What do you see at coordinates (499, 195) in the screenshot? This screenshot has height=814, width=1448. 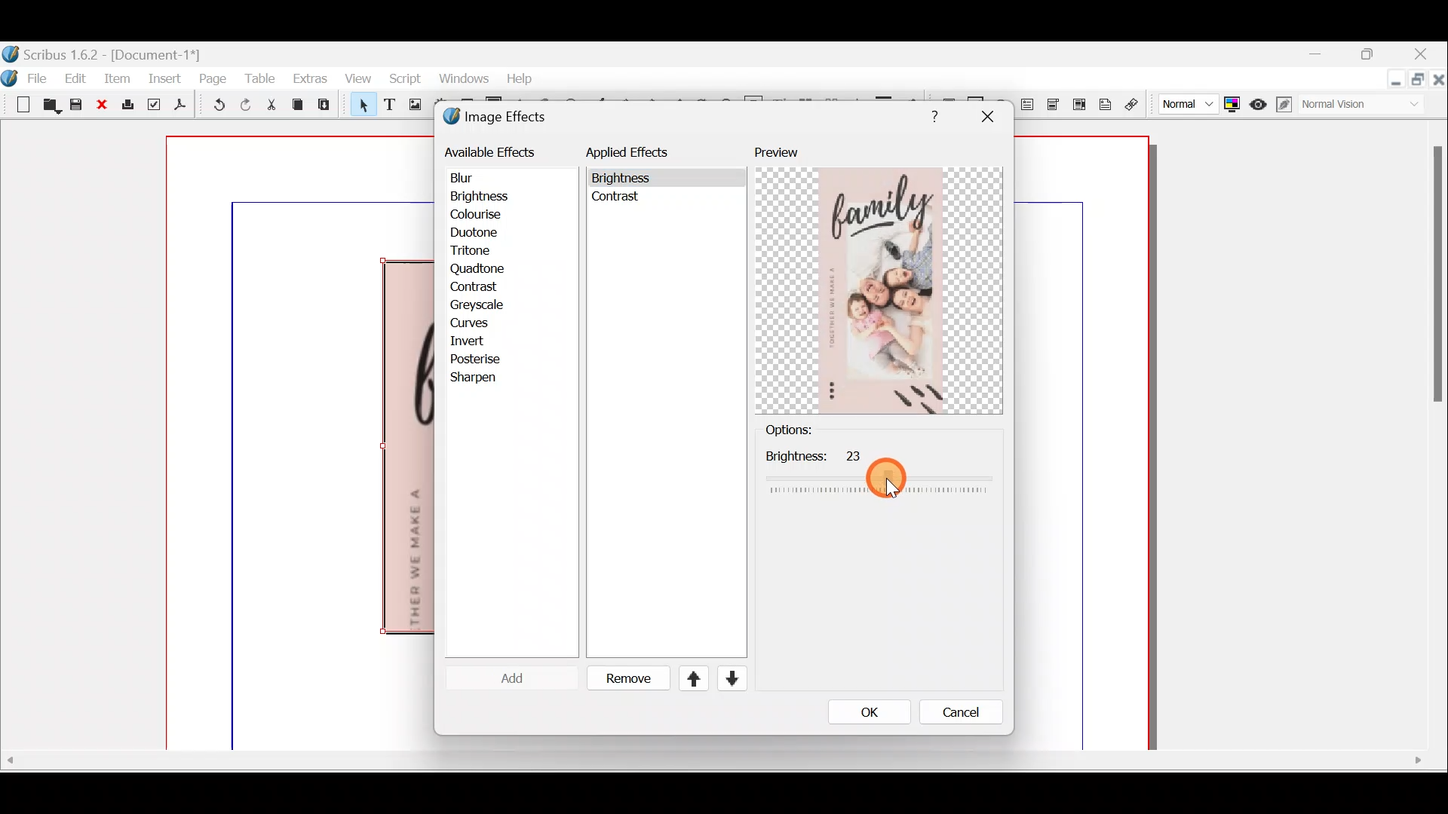 I see `Brightness` at bounding box center [499, 195].